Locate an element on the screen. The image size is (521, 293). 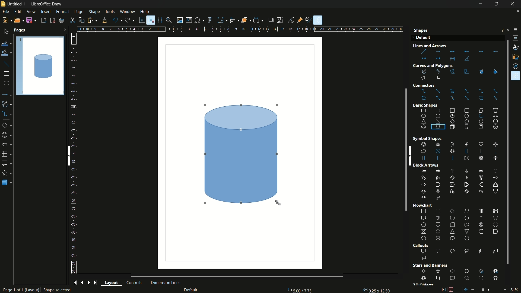
show draw functions is located at coordinates (318, 20).